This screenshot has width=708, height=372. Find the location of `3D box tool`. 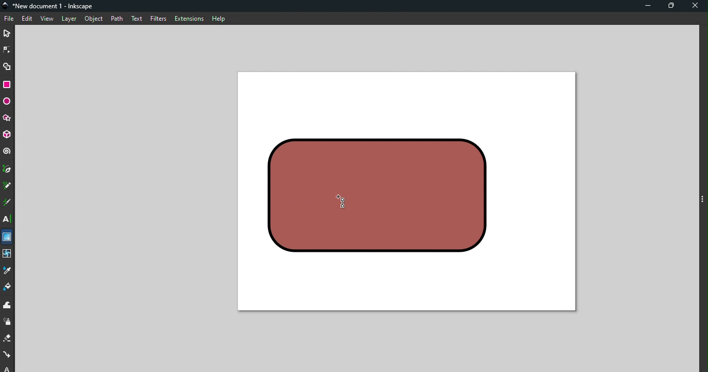

3D box tool is located at coordinates (8, 135).